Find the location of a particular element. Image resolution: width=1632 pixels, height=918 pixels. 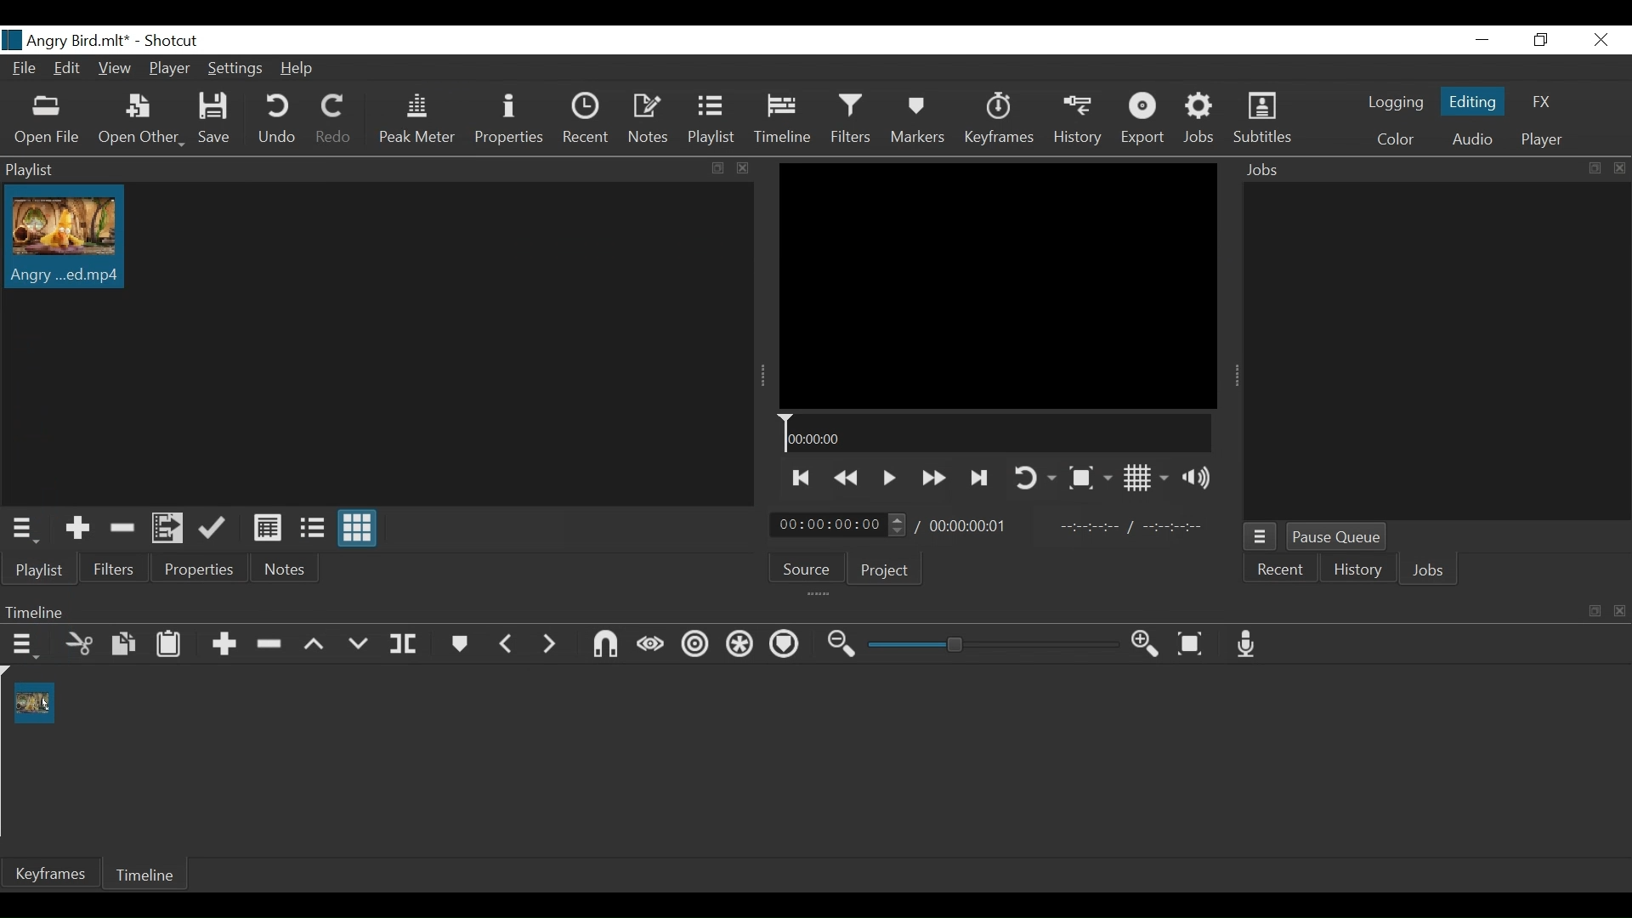

Append is located at coordinates (224, 644).